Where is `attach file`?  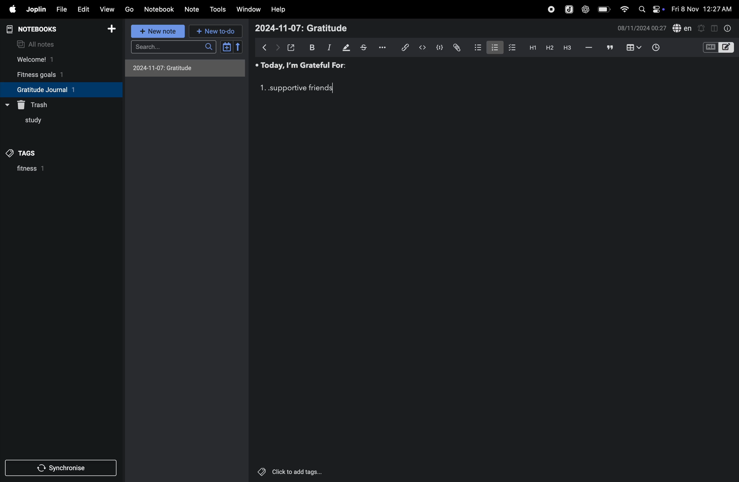
attach file is located at coordinates (456, 47).